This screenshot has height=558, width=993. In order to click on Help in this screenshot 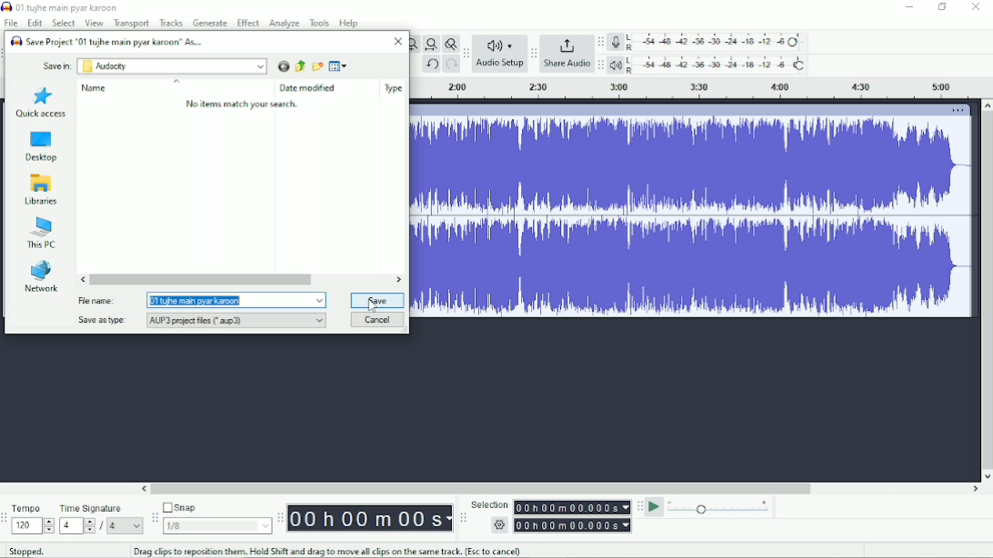, I will do `click(350, 22)`.